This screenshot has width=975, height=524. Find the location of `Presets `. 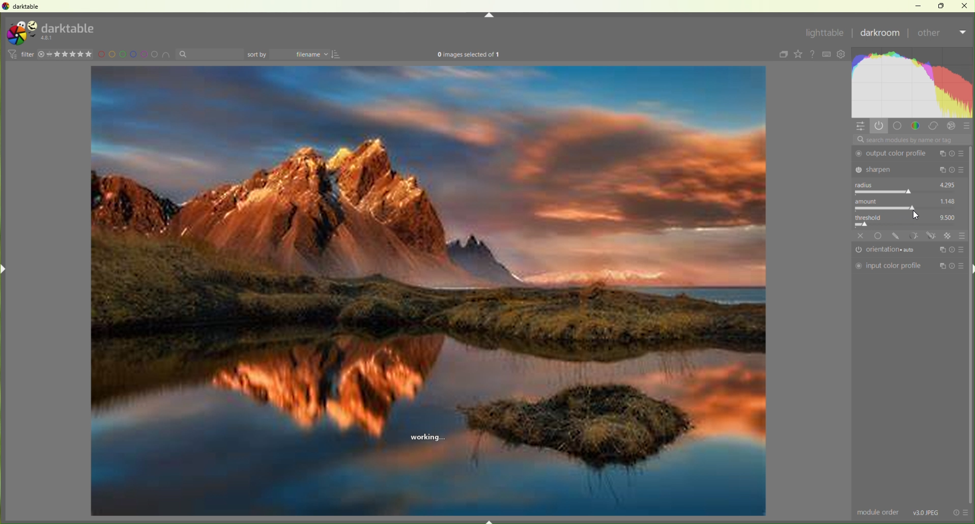

Presets  is located at coordinates (967, 127).